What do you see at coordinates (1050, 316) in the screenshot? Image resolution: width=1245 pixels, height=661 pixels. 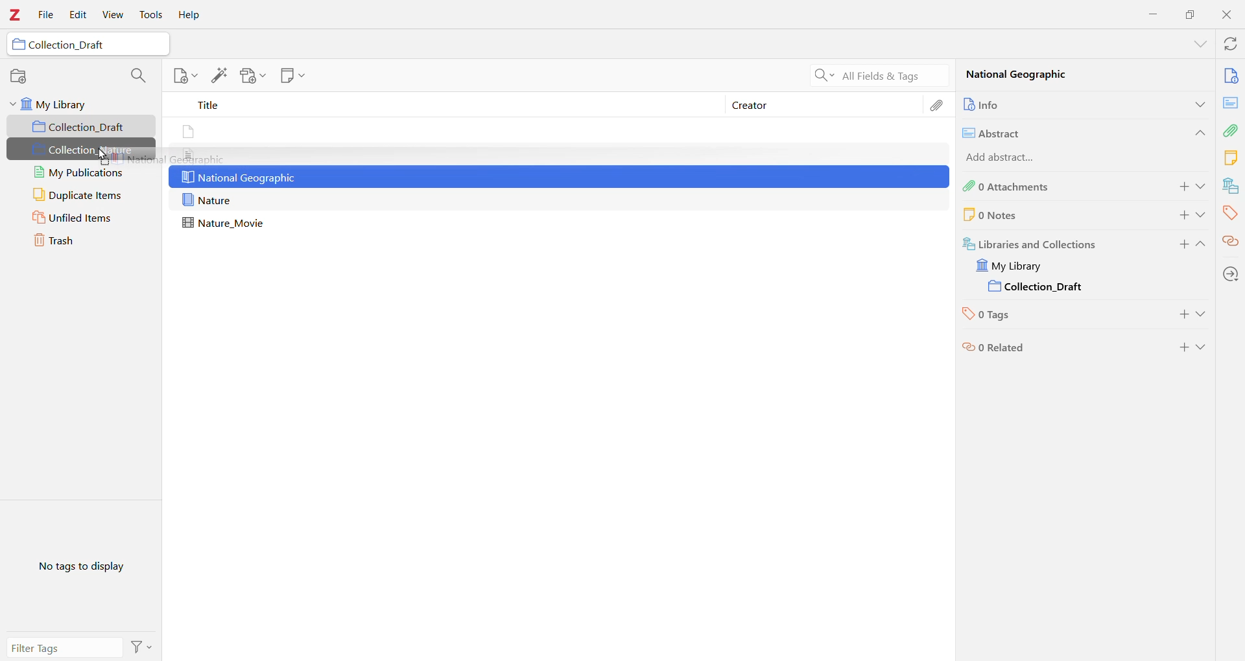 I see `0 Tags` at bounding box center [1050, 316].